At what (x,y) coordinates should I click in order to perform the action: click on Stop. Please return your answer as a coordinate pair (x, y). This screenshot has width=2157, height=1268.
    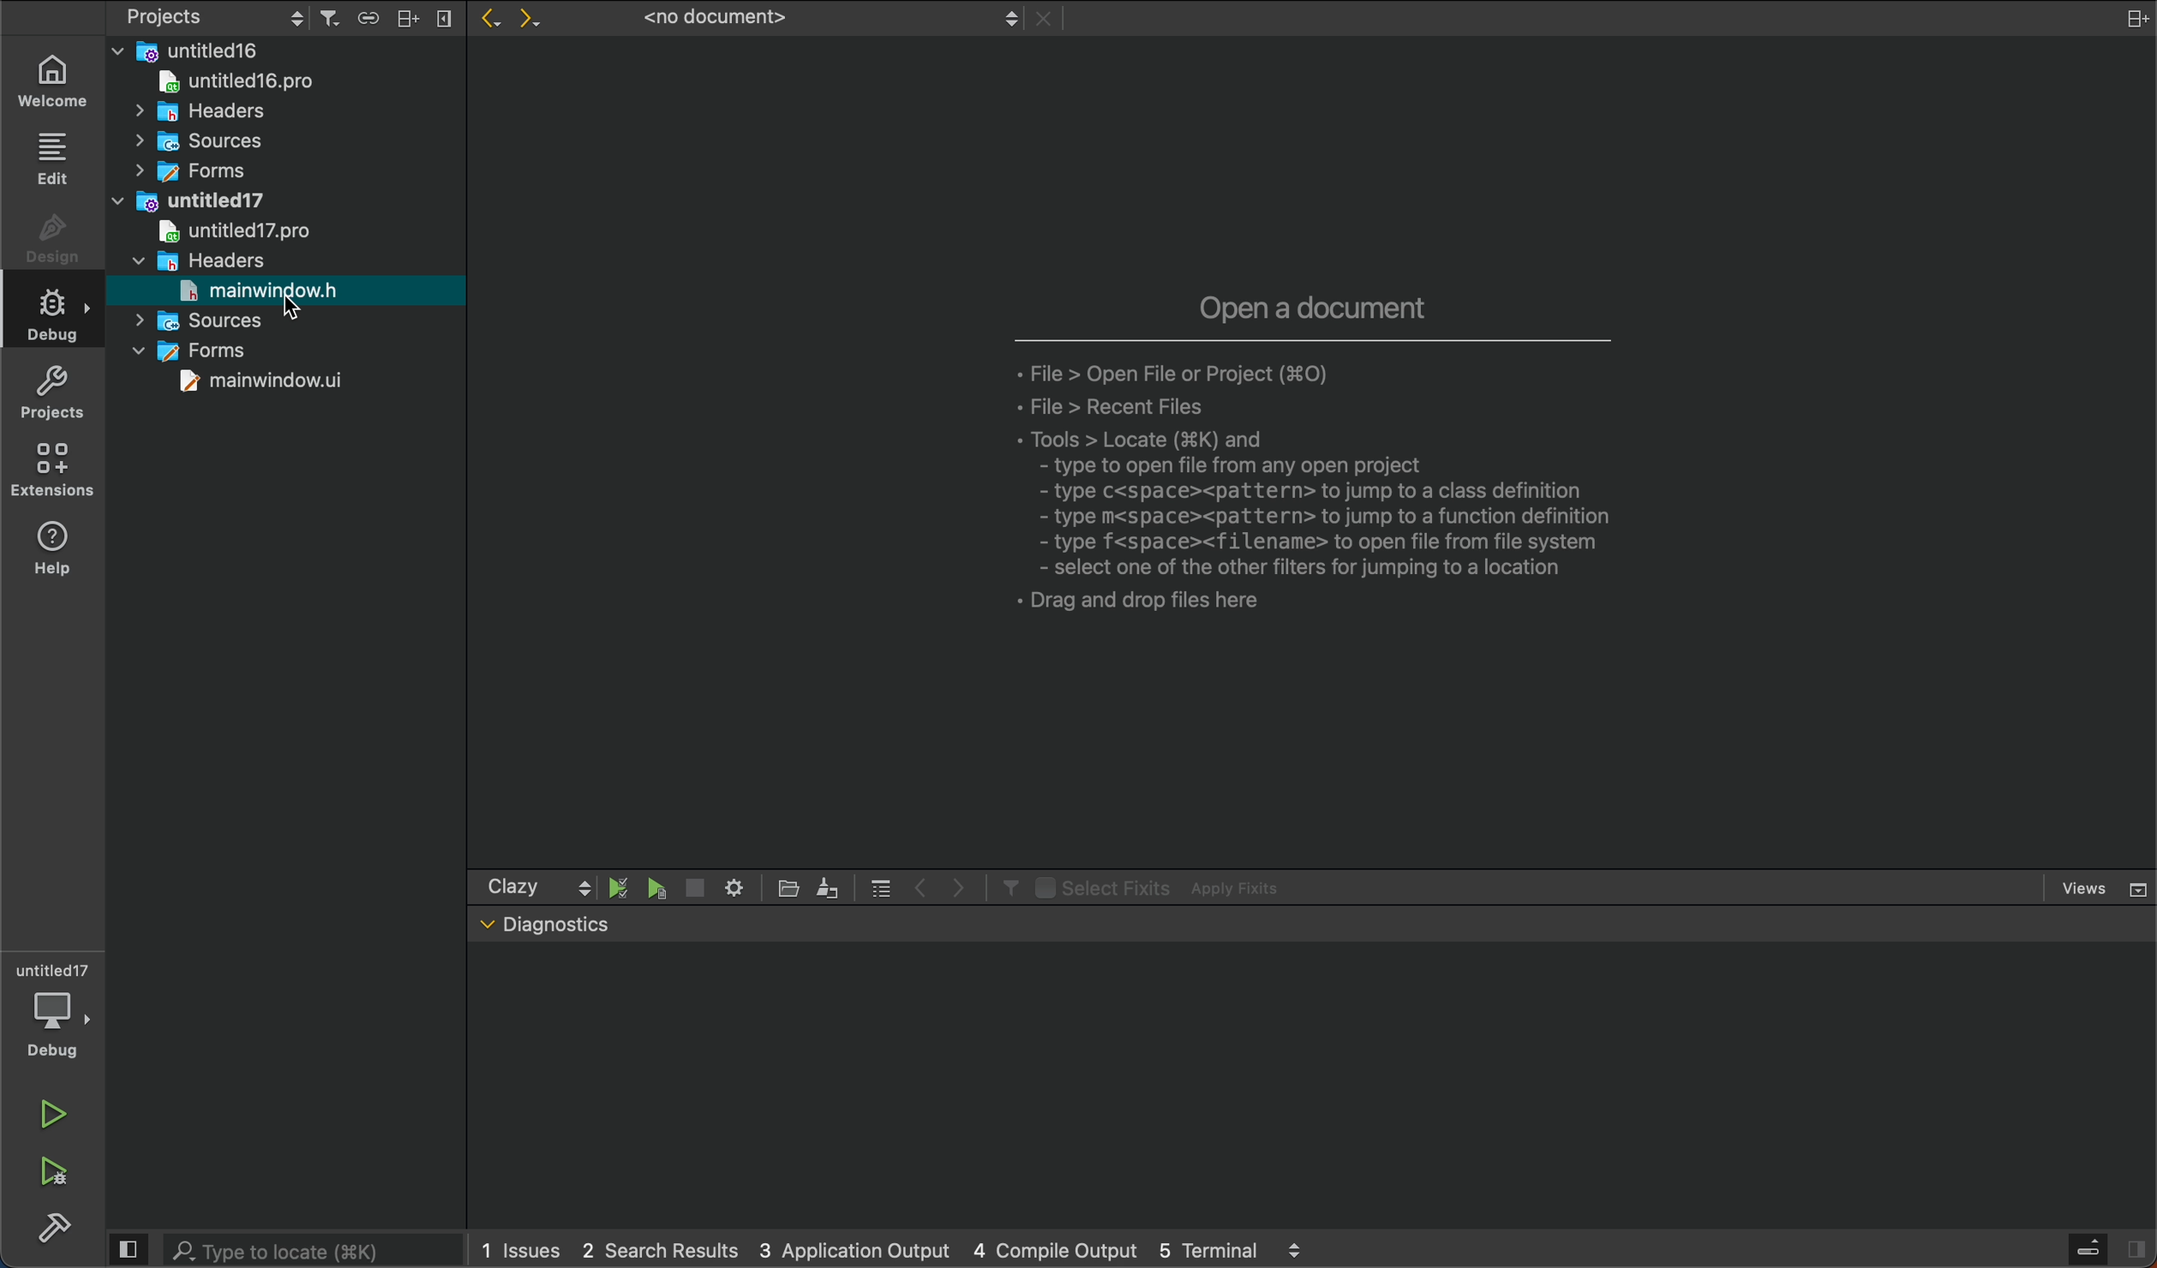
    Looking at the image, I should click on (693, 887).